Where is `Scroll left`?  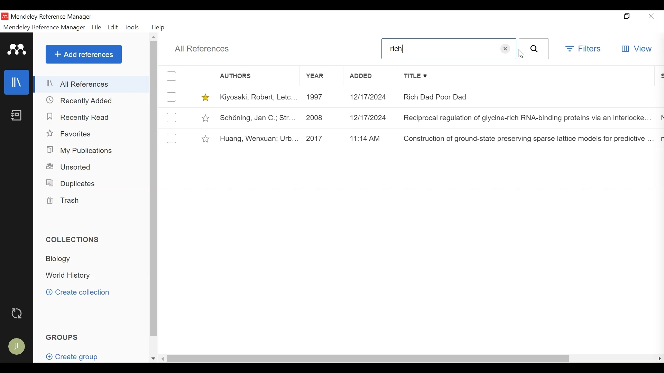 Scroll left is located at coordinates (163, 359).